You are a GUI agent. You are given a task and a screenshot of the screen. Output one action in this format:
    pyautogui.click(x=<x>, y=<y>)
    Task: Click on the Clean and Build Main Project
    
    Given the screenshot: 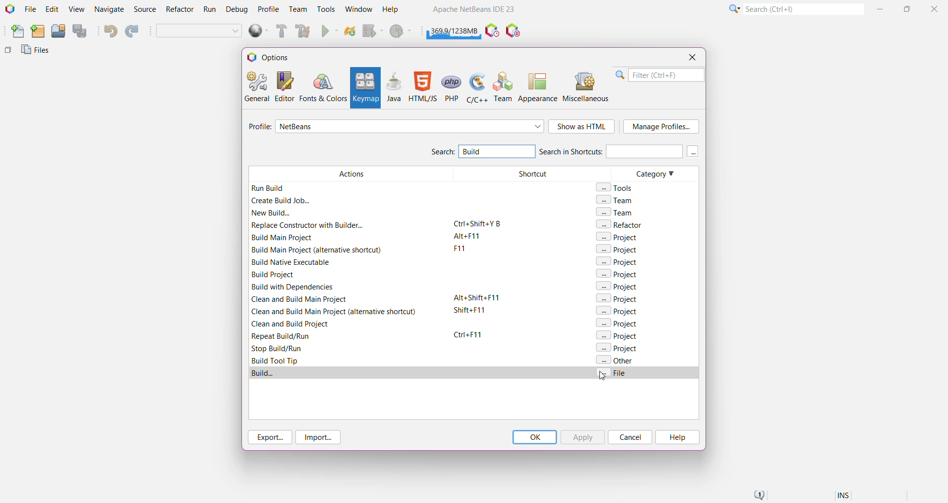 What is the action you would take?
    pyautogui.click(x=305, y=32)
    